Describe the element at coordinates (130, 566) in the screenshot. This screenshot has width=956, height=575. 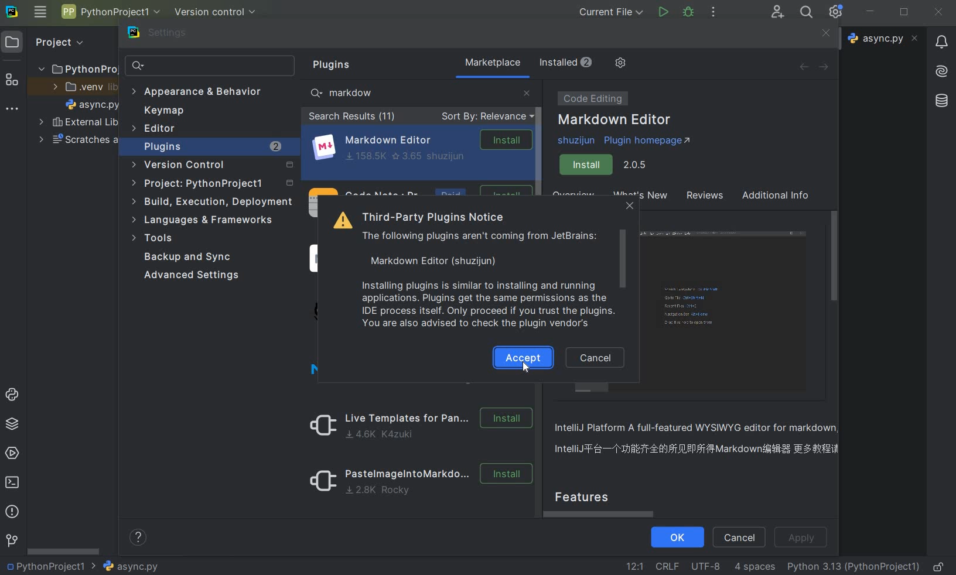
I see `file name` at that location.